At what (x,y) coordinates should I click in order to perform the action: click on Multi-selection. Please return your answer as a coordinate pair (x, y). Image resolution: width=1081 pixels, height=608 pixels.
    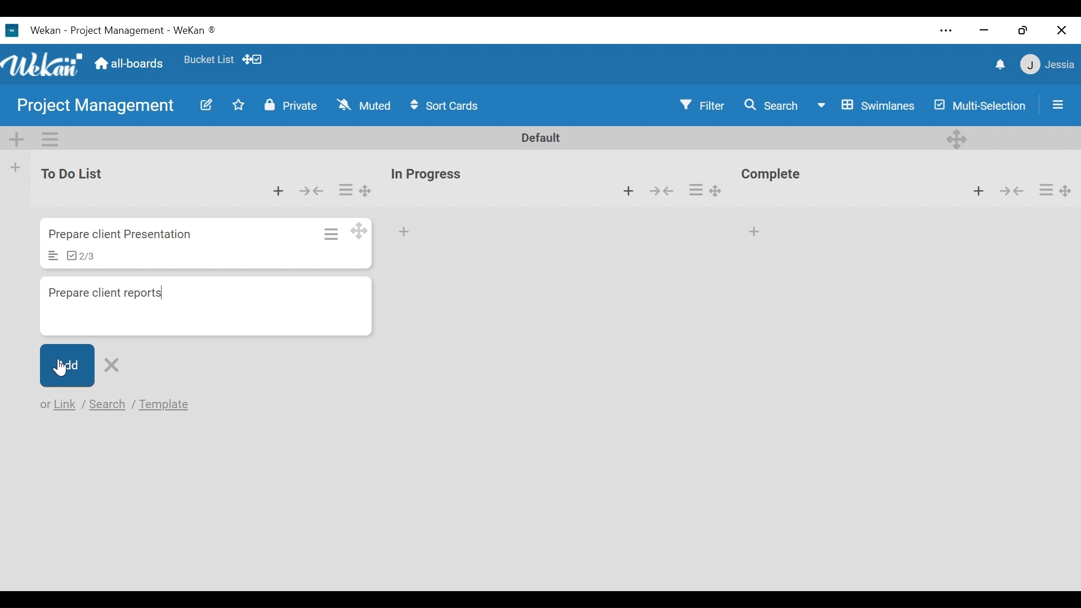
    Looking at the image, I should click on (977, 105).